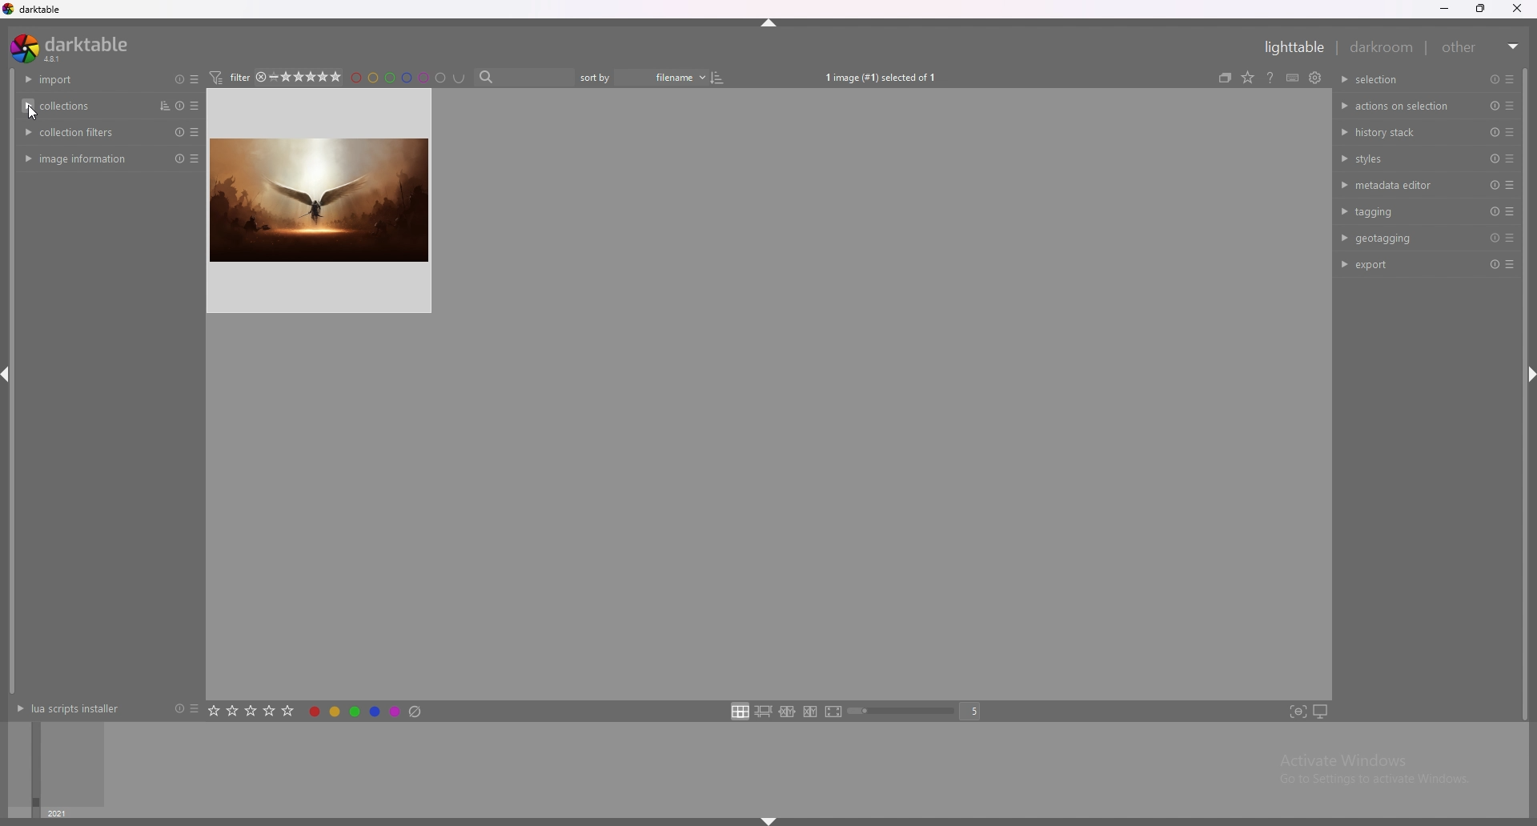  Describe the element at coordinates (1267, 76) in the screenshot. I see `change type of overlays` at that location.